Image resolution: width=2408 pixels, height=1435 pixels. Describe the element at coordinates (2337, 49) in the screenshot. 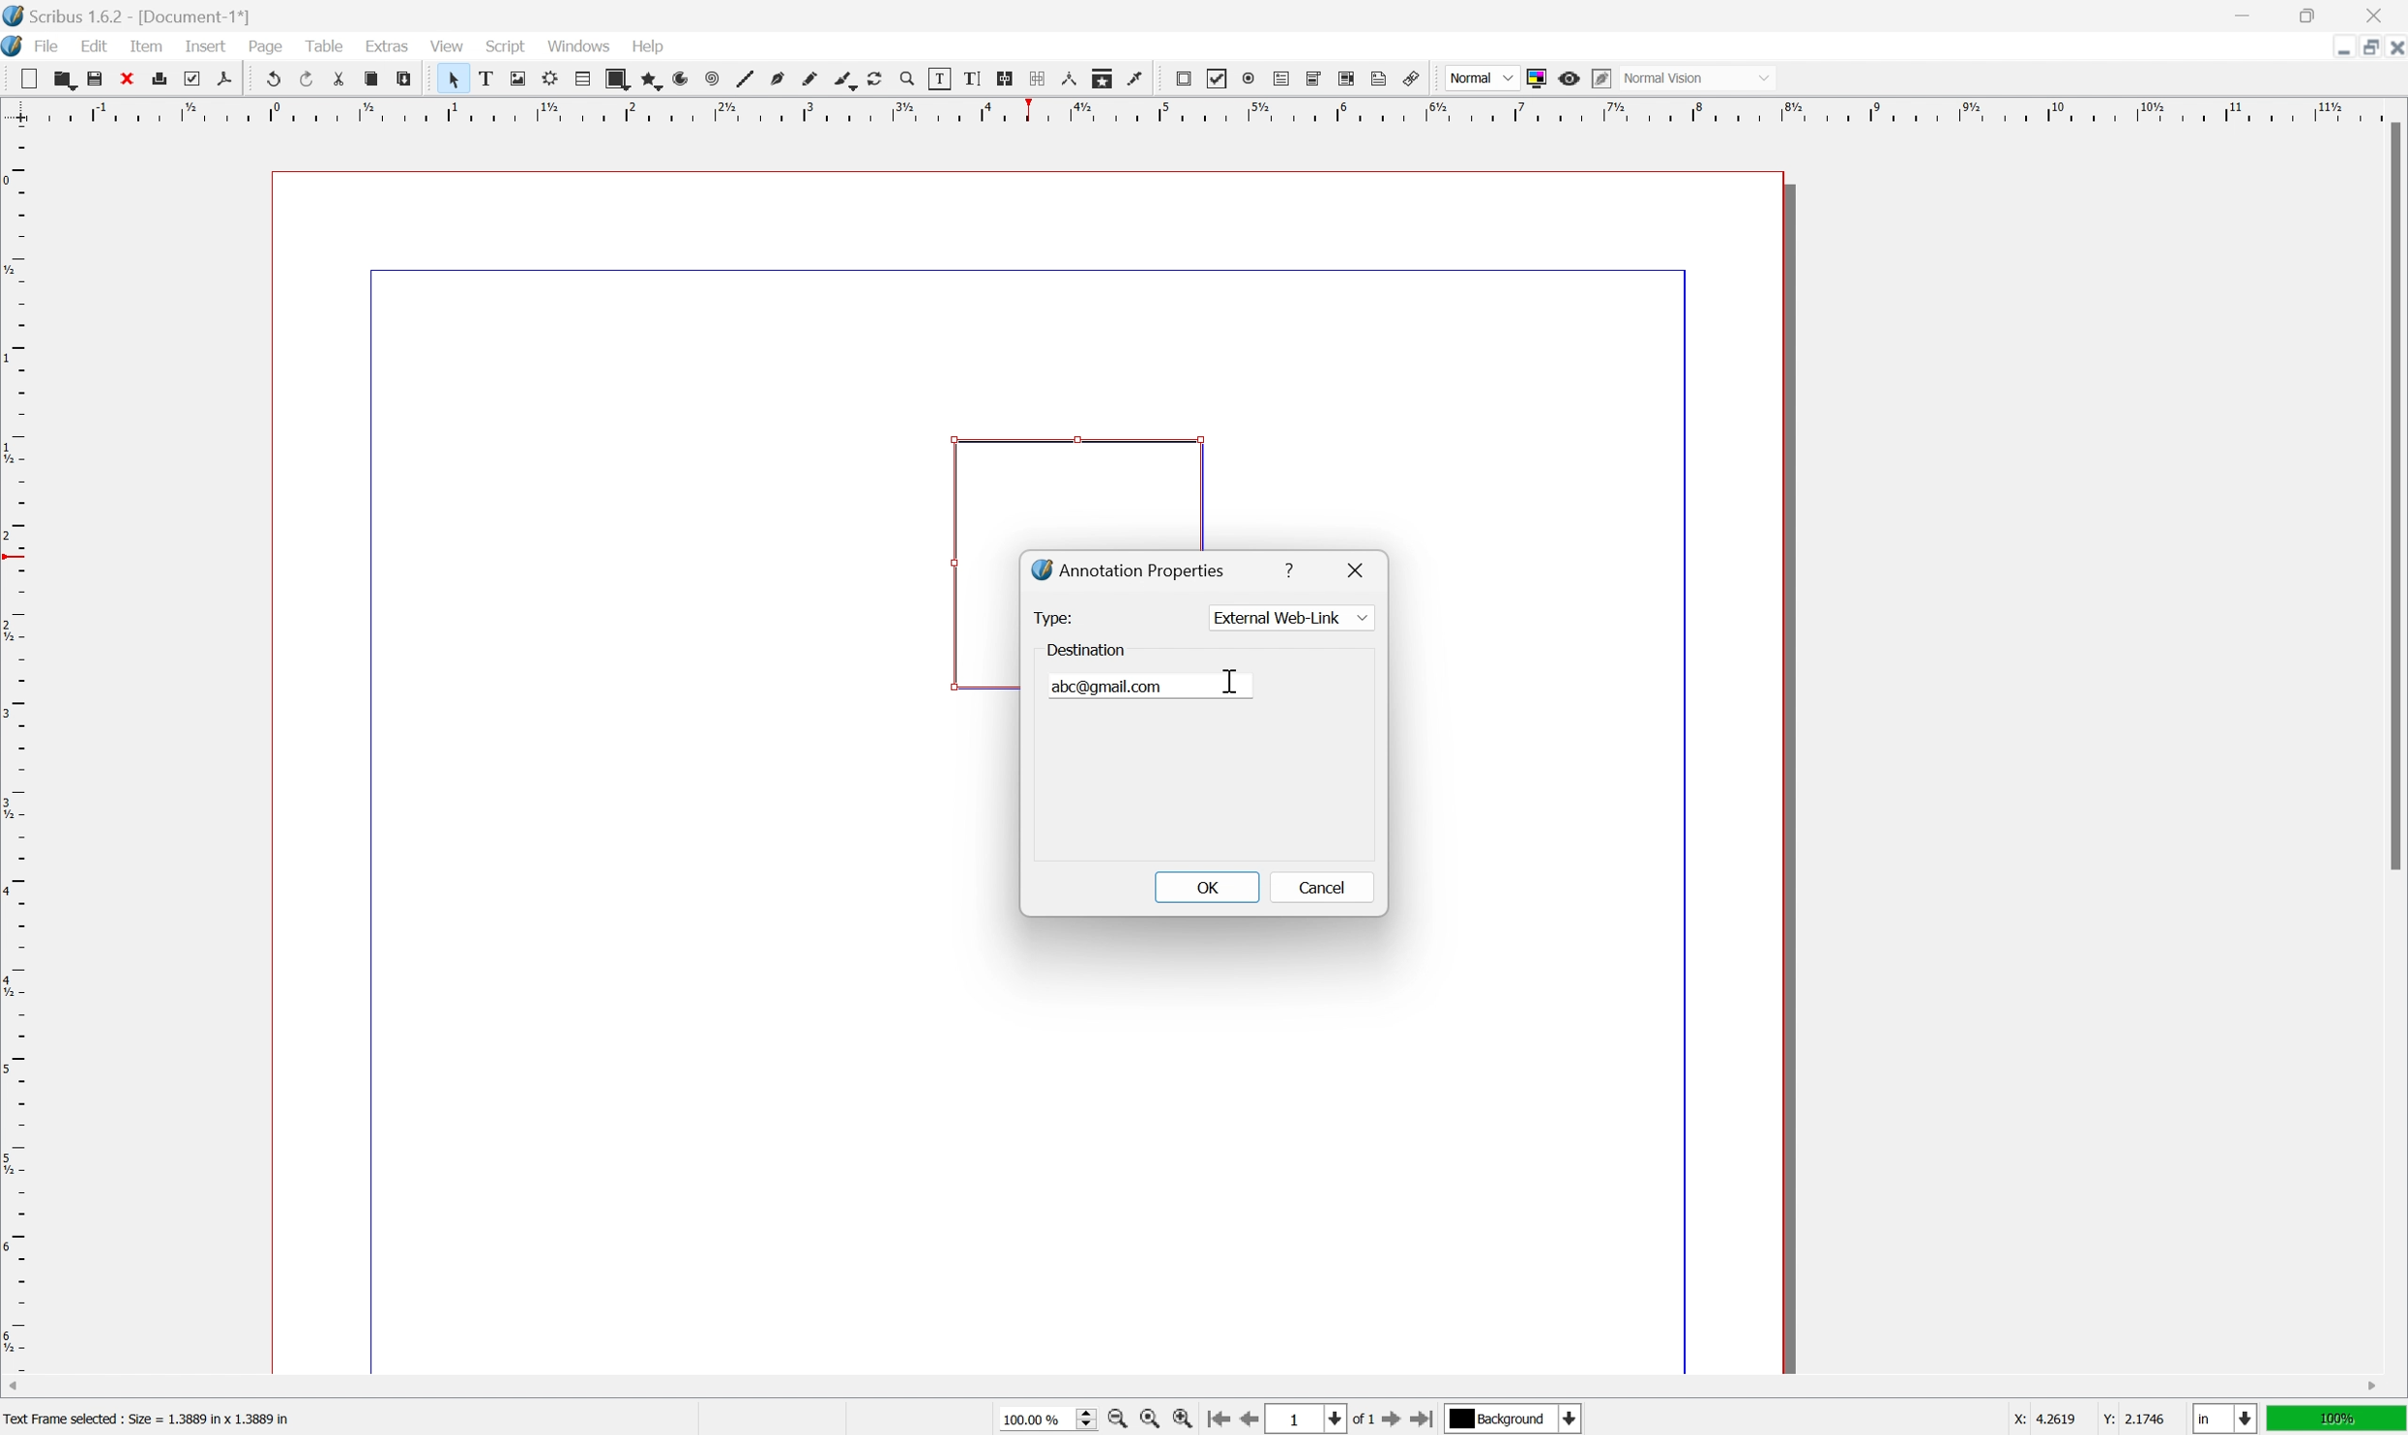

I see `minimize` at that location.